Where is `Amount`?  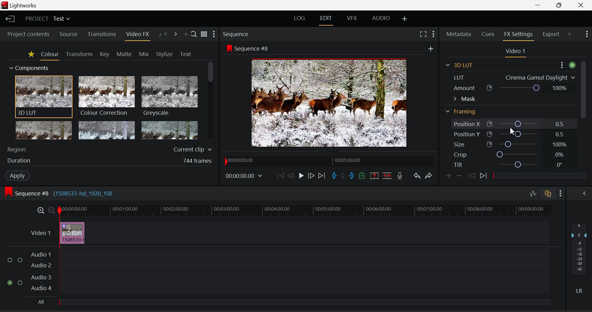
Amount is located at coordinates (515, 88).